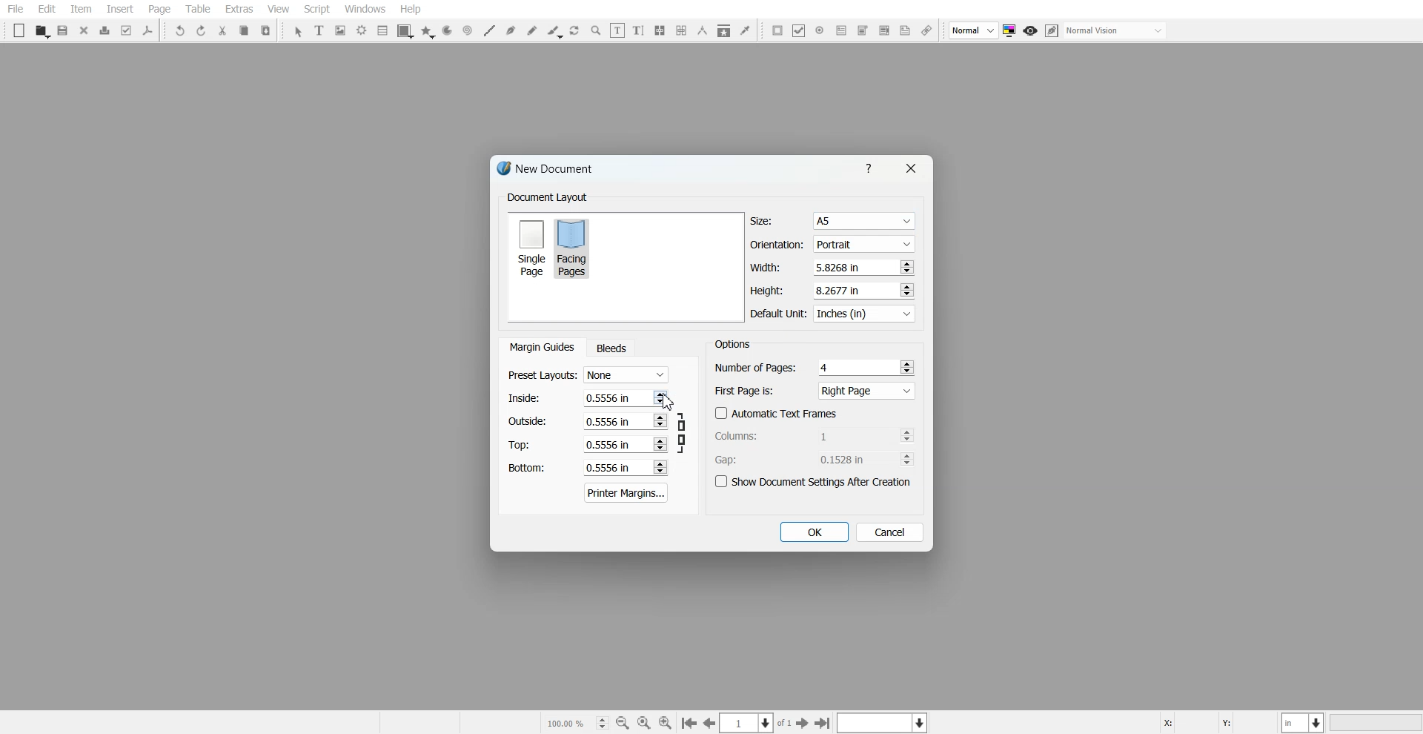 The image size is (1423, 734). I want to click on Size, so click(833, 221).